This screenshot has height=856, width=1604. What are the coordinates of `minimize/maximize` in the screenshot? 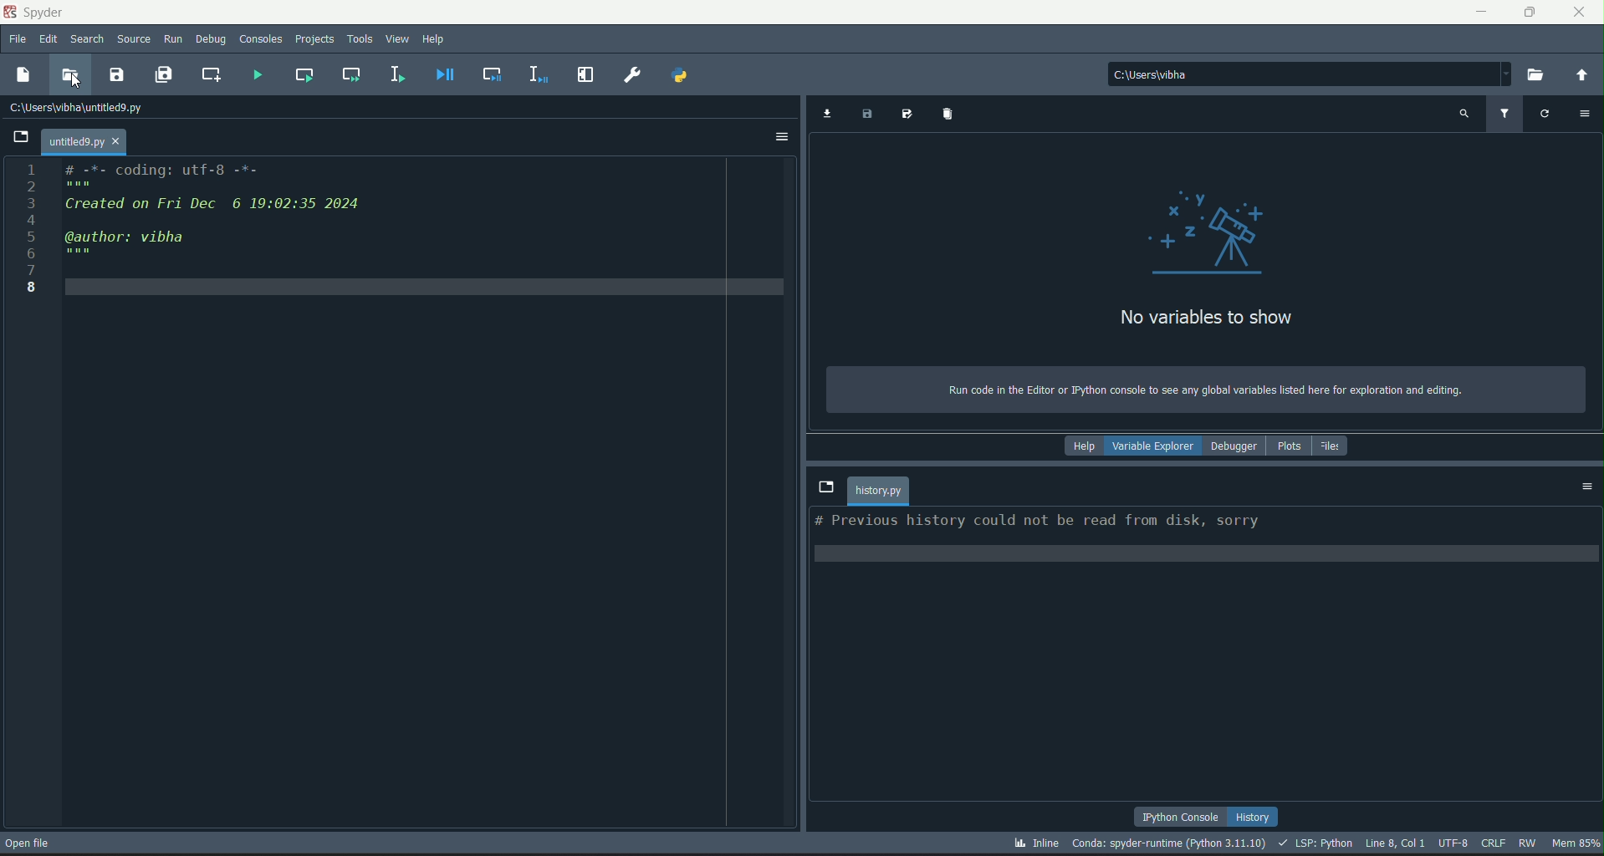 It's located at (1526, 13).